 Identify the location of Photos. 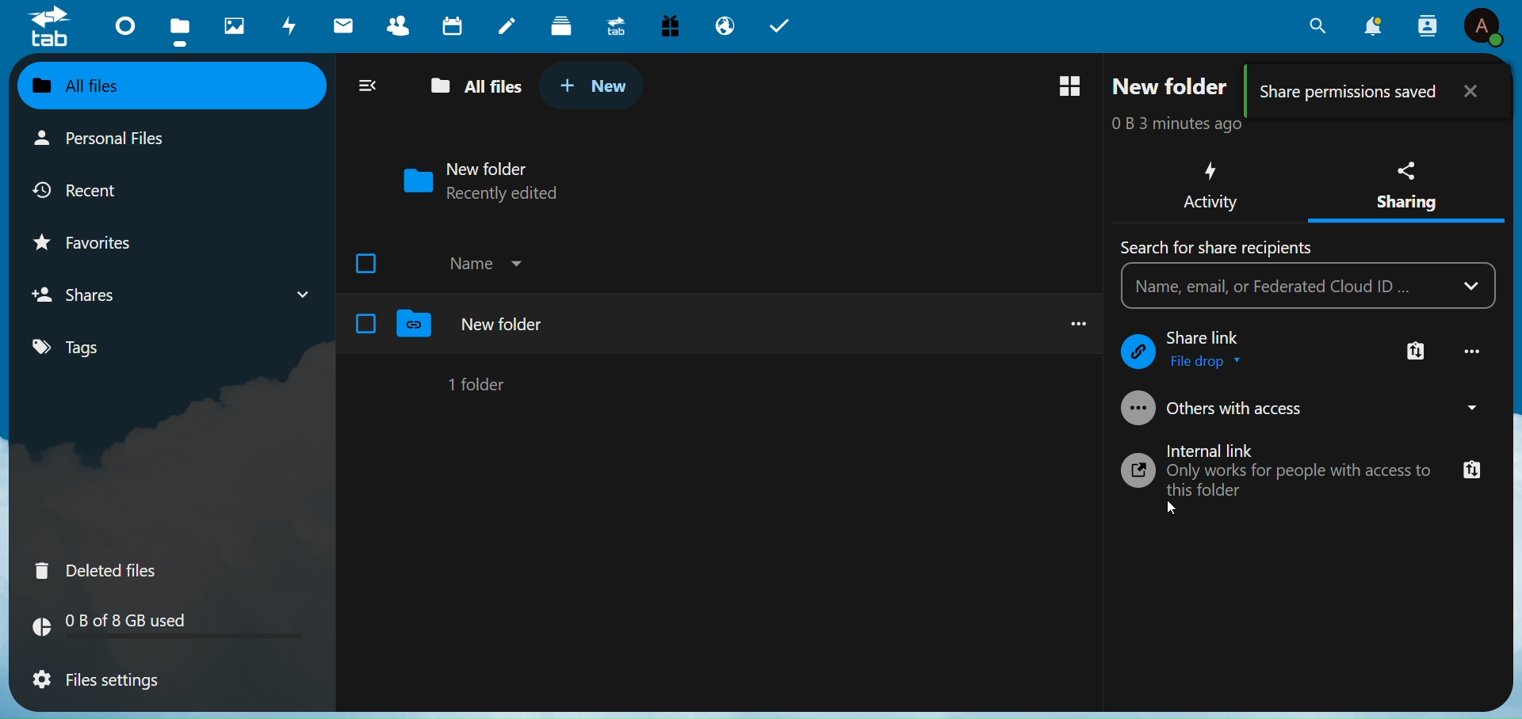
(229, 22).